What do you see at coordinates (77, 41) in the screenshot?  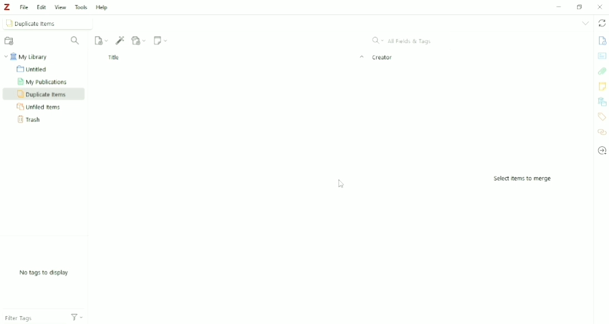 I see `Filter Collections` at bounding box center [77, 41].